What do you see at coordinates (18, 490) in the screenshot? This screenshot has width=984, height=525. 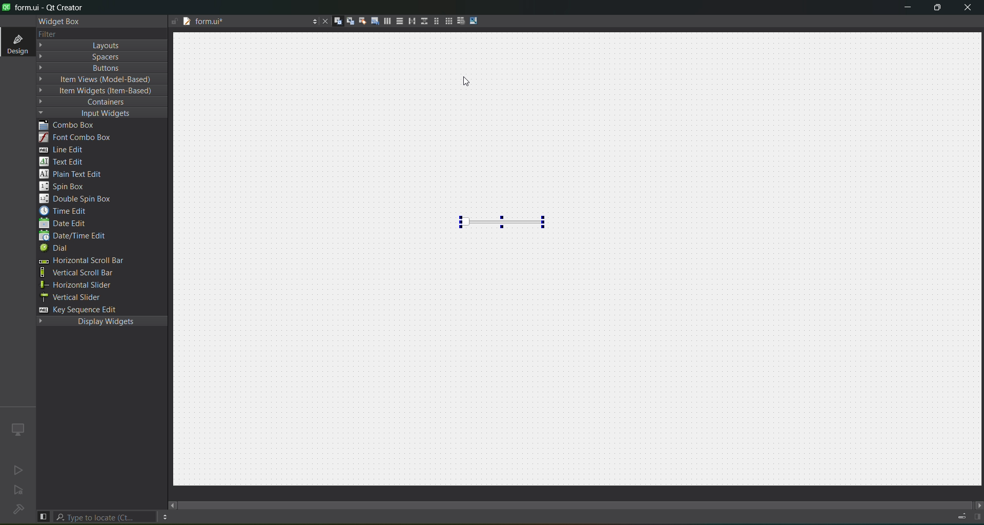 I see `no active project` at bounding box center [18, 490].